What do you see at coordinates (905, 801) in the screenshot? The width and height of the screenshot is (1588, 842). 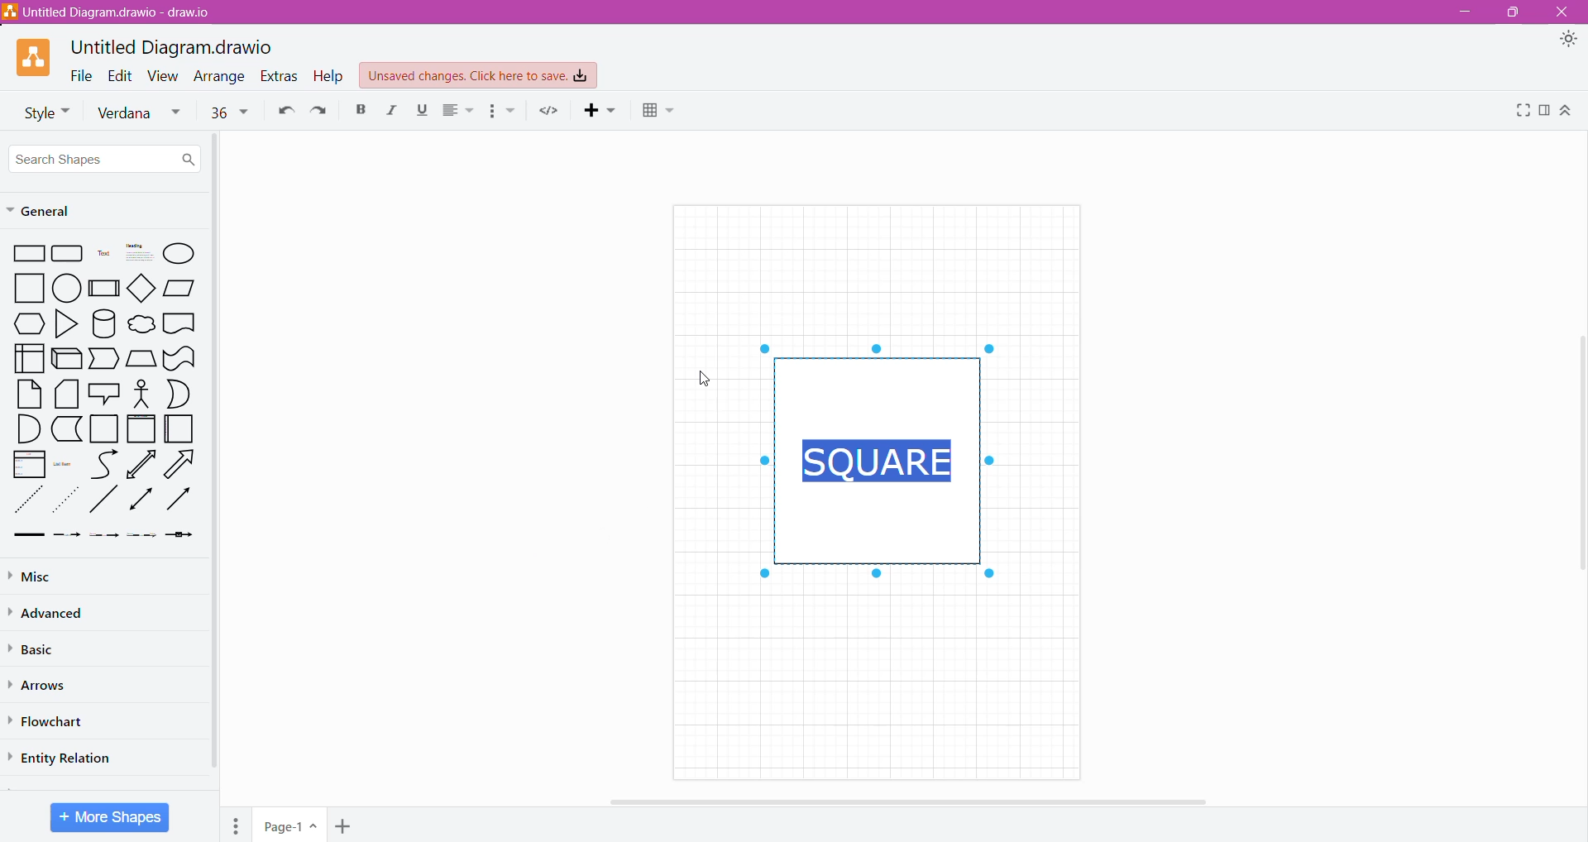 I see `Horizontal Scroll Bar` at bounding box center [905, 801].